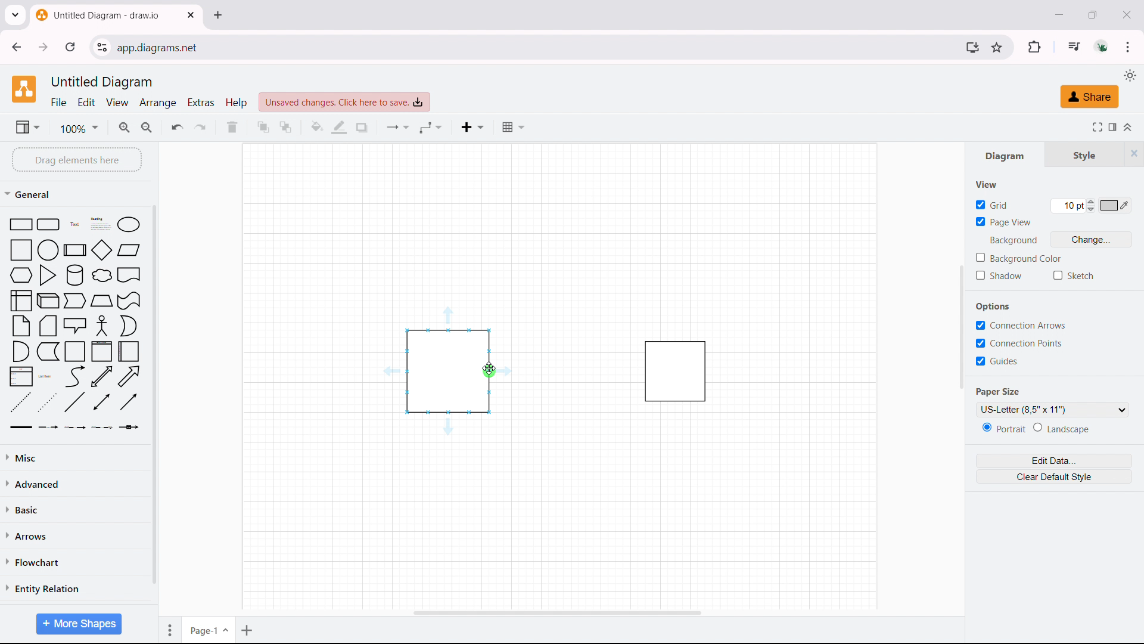  What do you see at coordinates (79, 128) in the screenshot?
I see `zoom level` at bounding box center [79, 128].